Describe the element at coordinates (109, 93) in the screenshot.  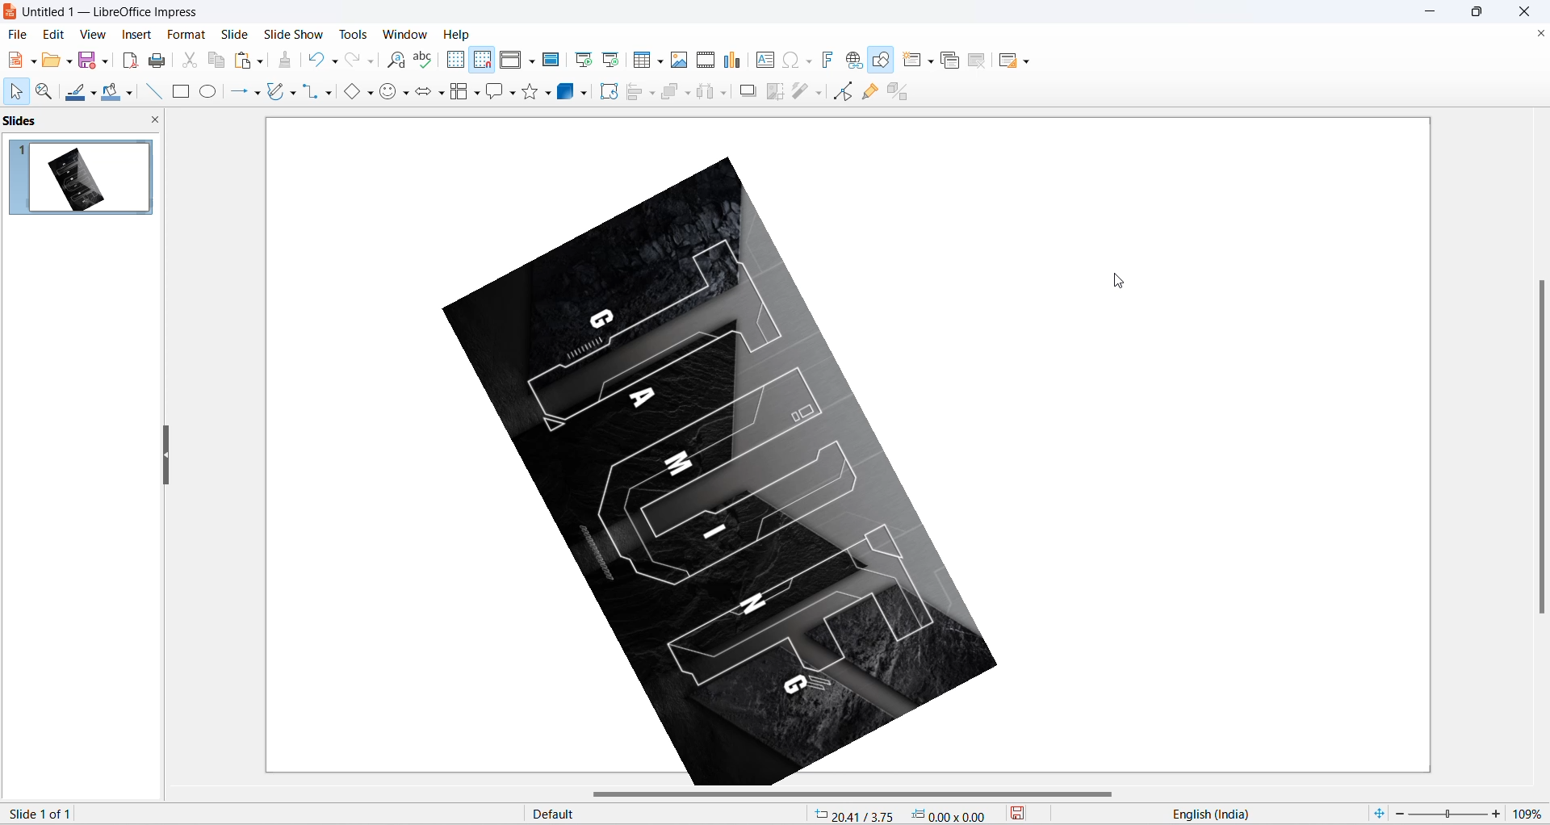
I see `fill color` at that location.